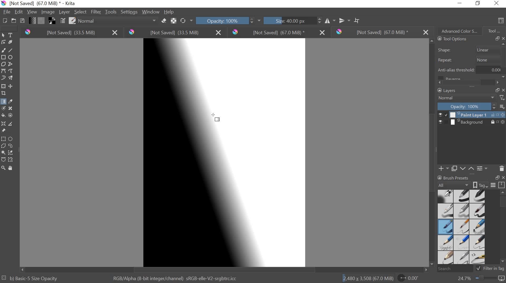  Describe the element at coordinates (3, 152) in the screenshot. I see `continuous selection` at that location.